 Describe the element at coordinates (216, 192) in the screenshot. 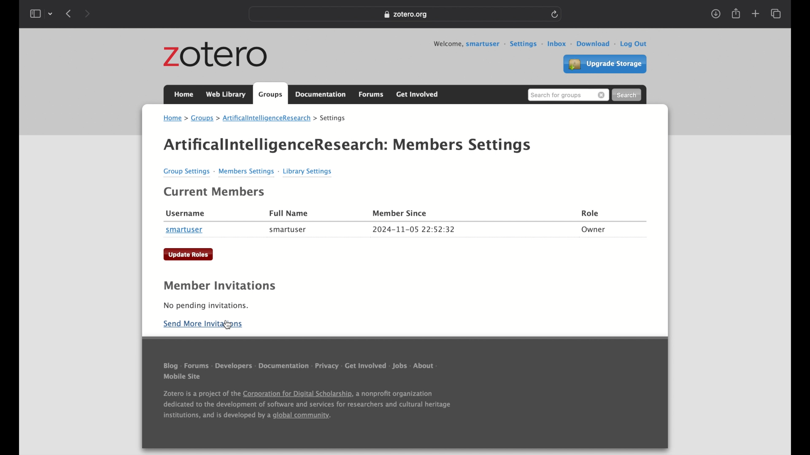

I see `current members` at that location.